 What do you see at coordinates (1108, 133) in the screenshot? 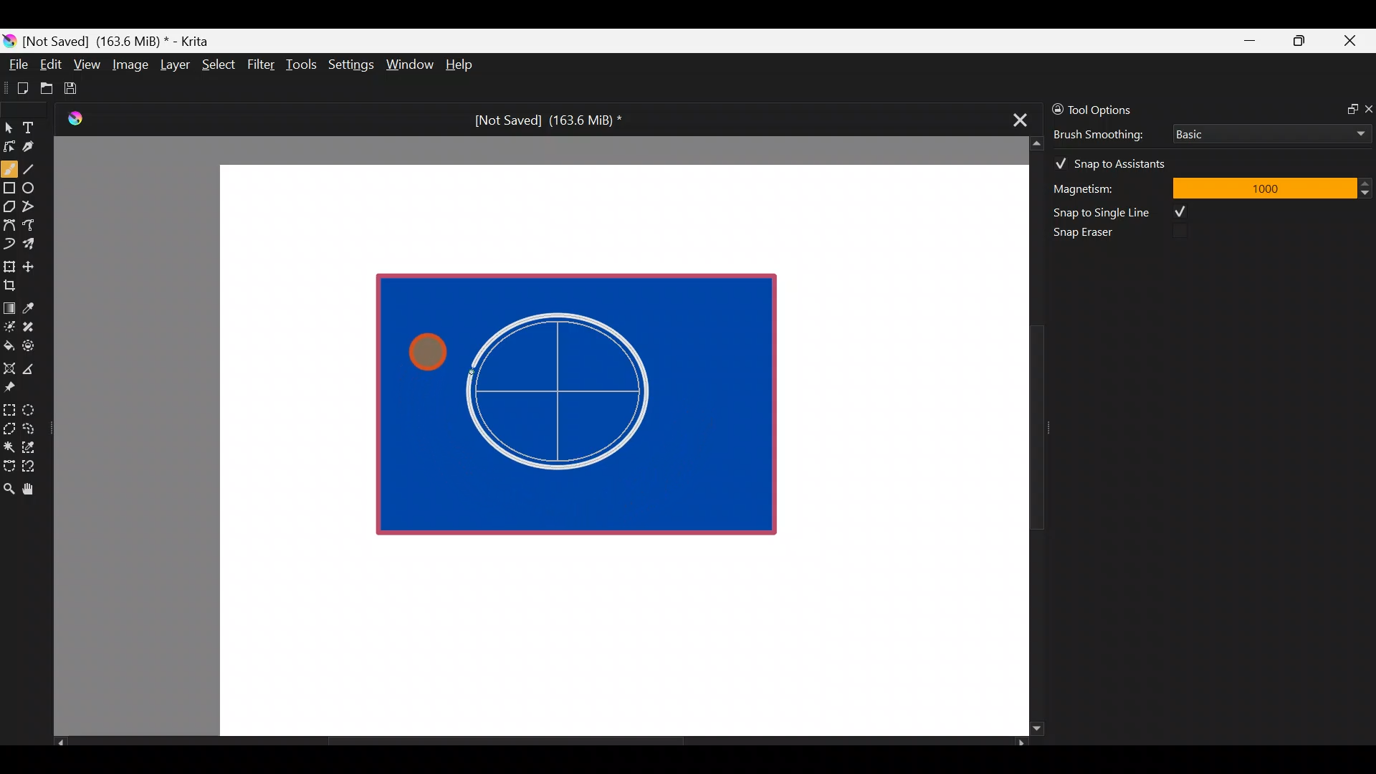
I see `Brush smoothing` at bounding box center [1108, 133].